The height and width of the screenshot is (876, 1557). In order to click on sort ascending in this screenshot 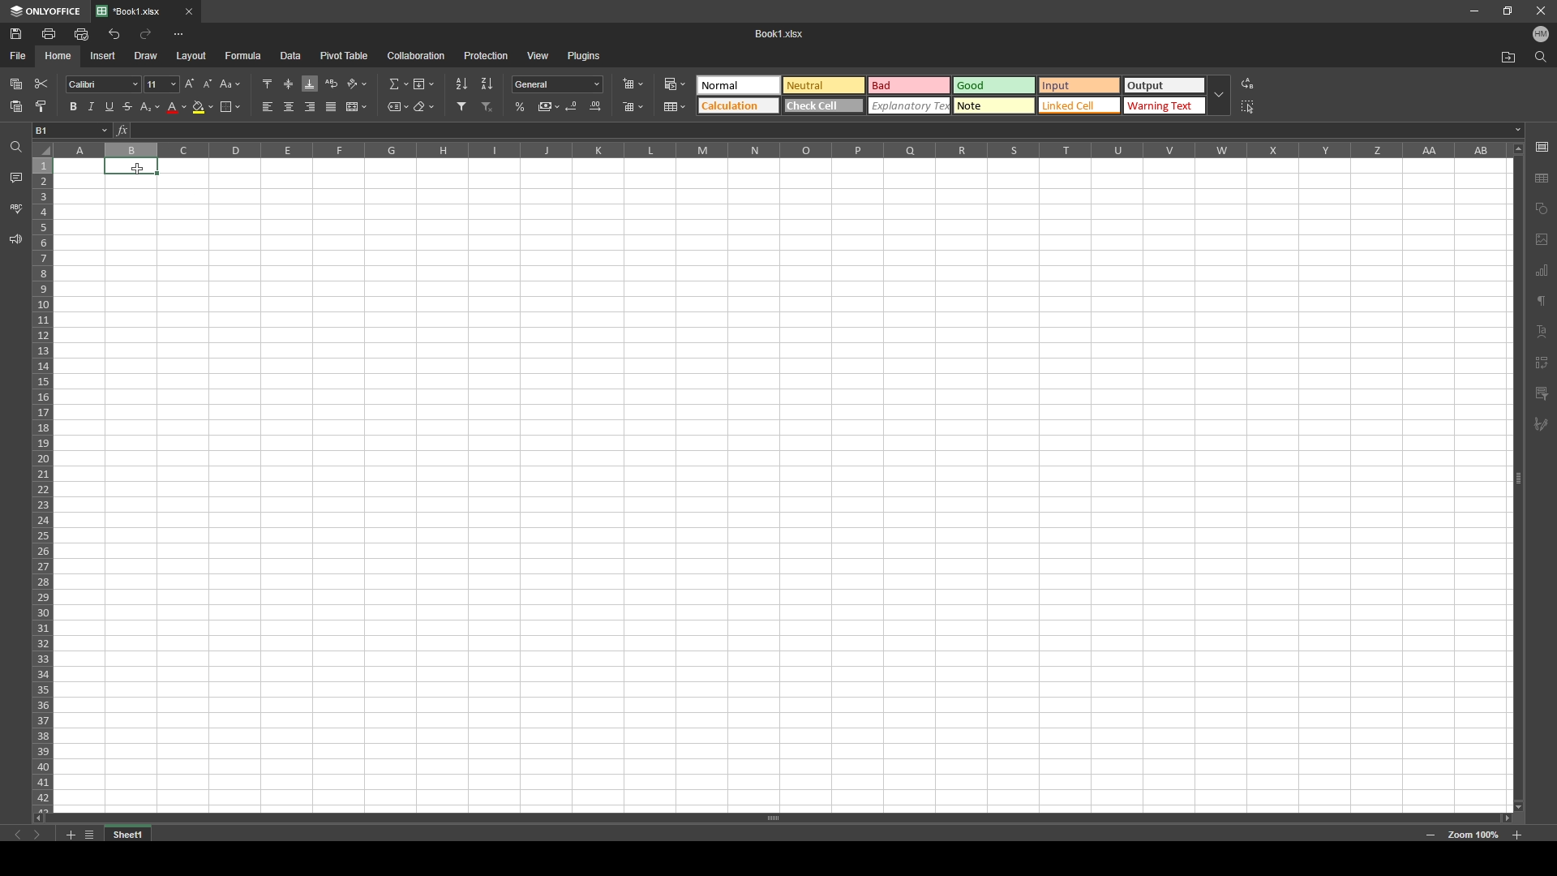, I will do `click(462, 84)`.